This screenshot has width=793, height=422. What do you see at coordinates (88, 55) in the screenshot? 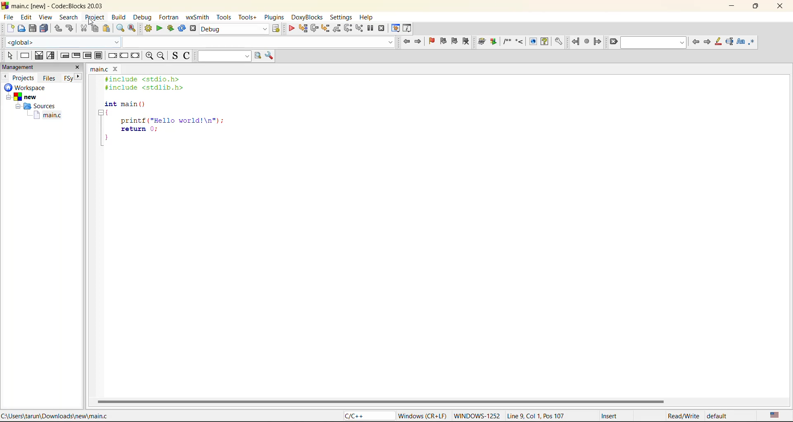
I see `counting loop` at bounding box center [88, 55].